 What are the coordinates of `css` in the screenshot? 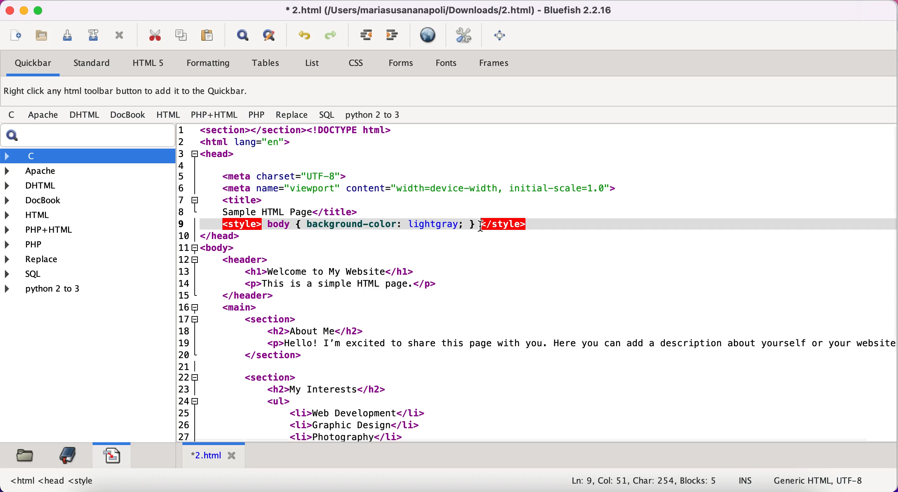 It's located at (357, 64).